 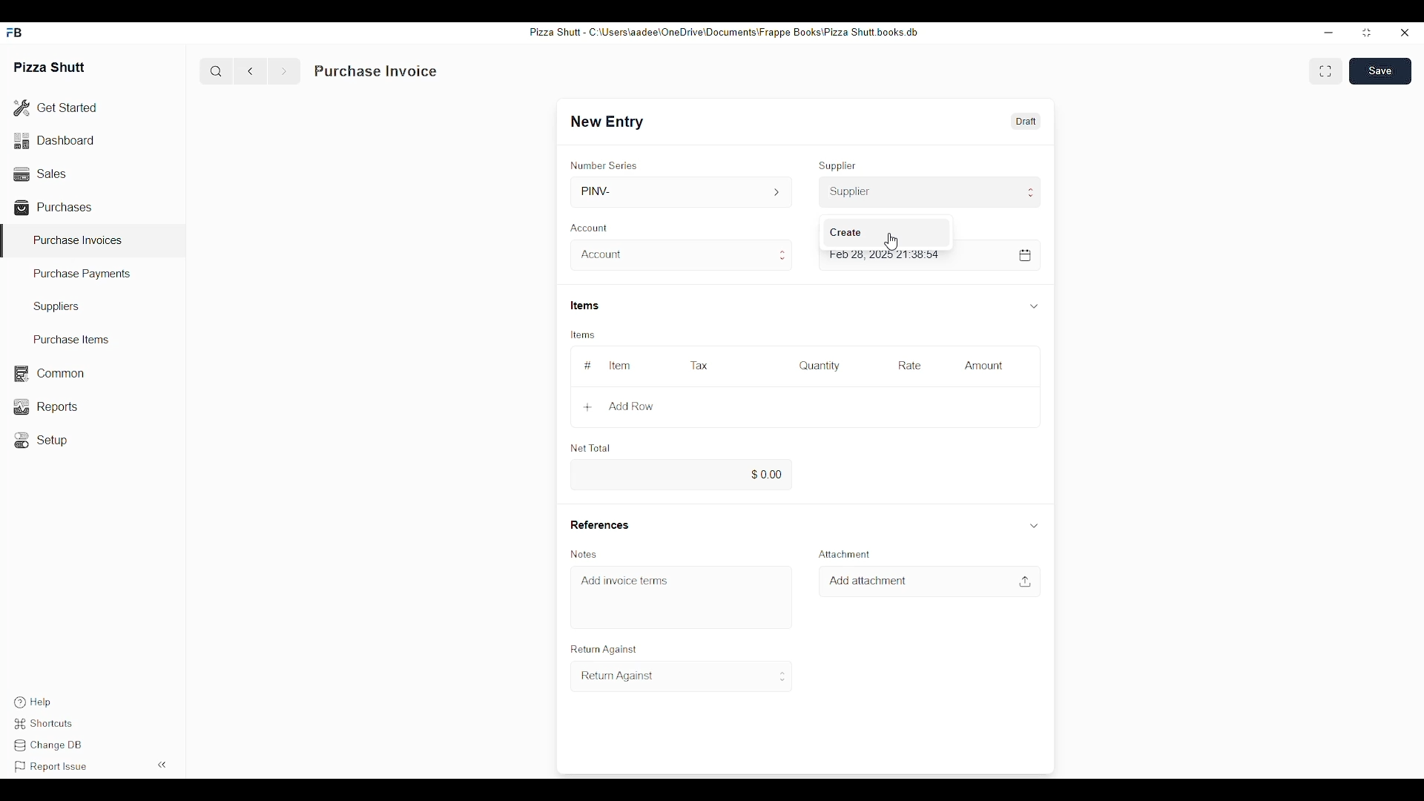 What do you see at coordinates (604, 649) in the screenshot?
I see `Return Against` at bounding box center [604, 649].